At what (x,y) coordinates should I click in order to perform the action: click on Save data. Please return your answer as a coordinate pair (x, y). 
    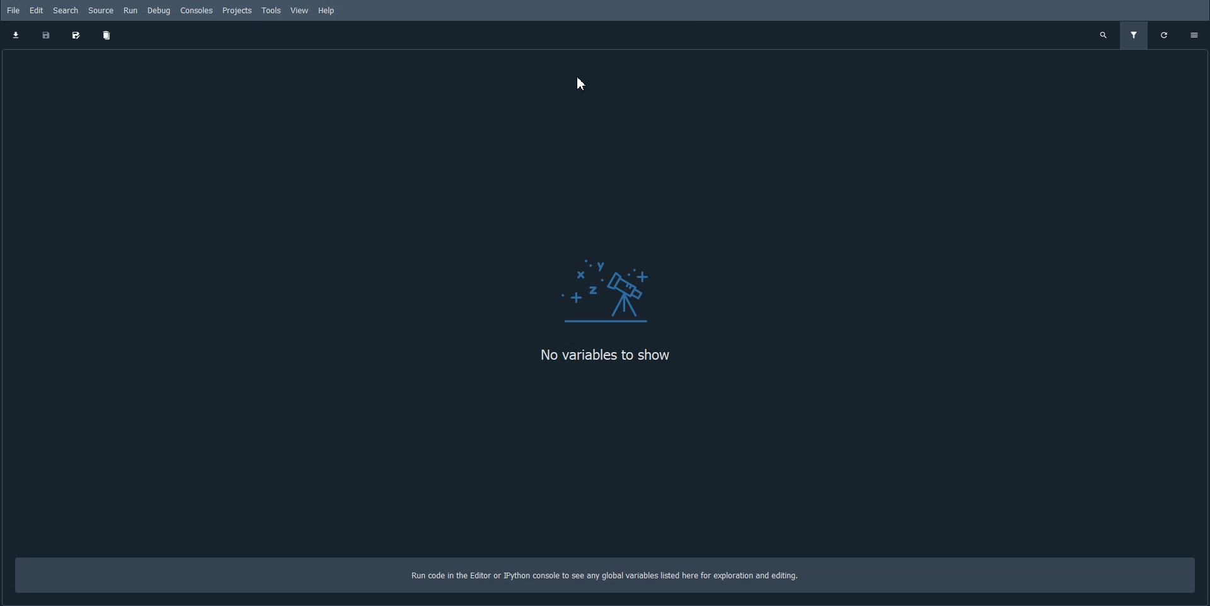
    Looking at the image, I should click on (45, 35).